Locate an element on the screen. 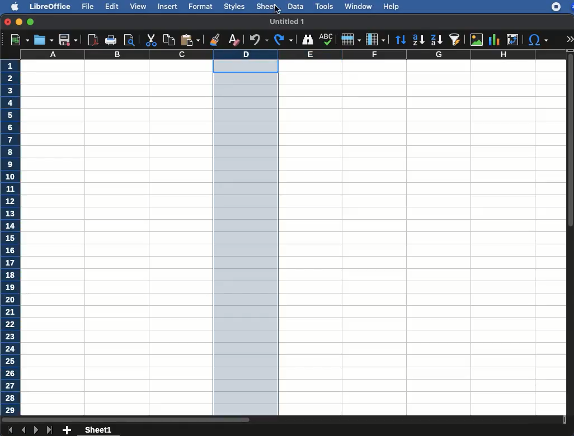 The image size is (574, 436). styles is located at coordinates (234, 6).